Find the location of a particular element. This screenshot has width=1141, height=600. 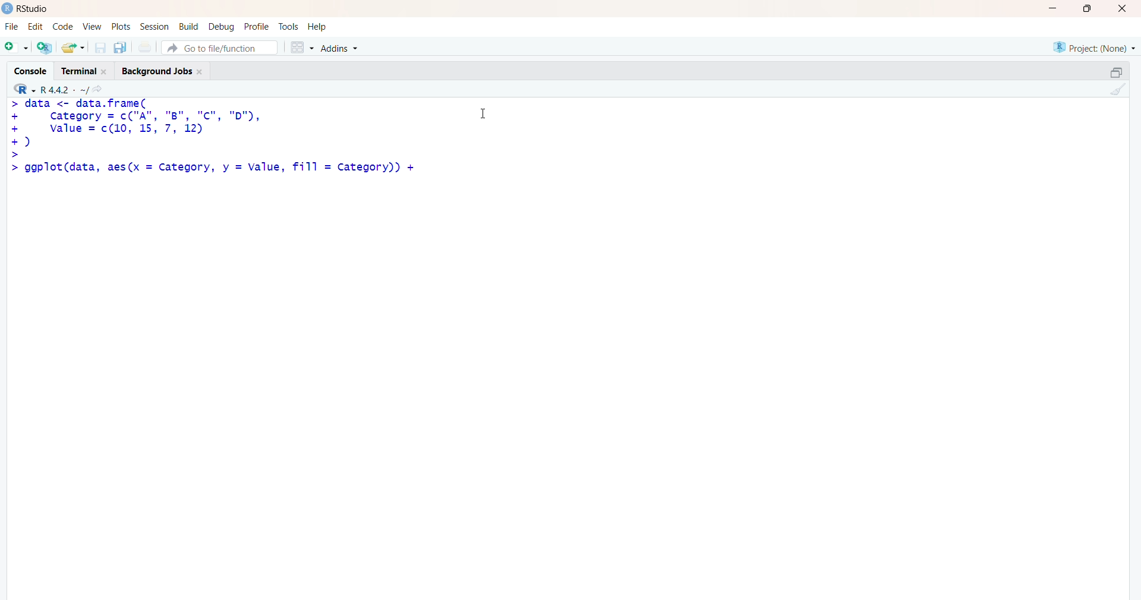

Terminal is located at coordinates (82, 70).